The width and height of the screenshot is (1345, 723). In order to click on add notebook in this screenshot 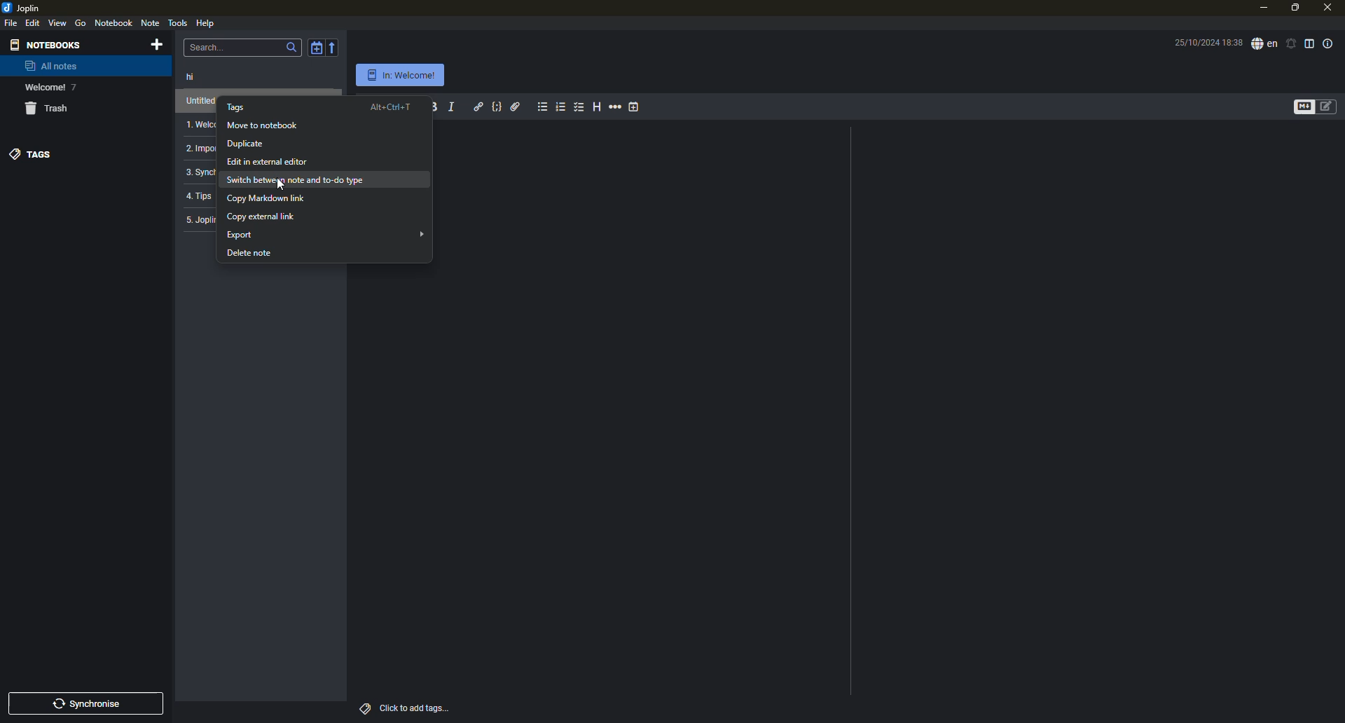, I will do `click(156, 44)`.